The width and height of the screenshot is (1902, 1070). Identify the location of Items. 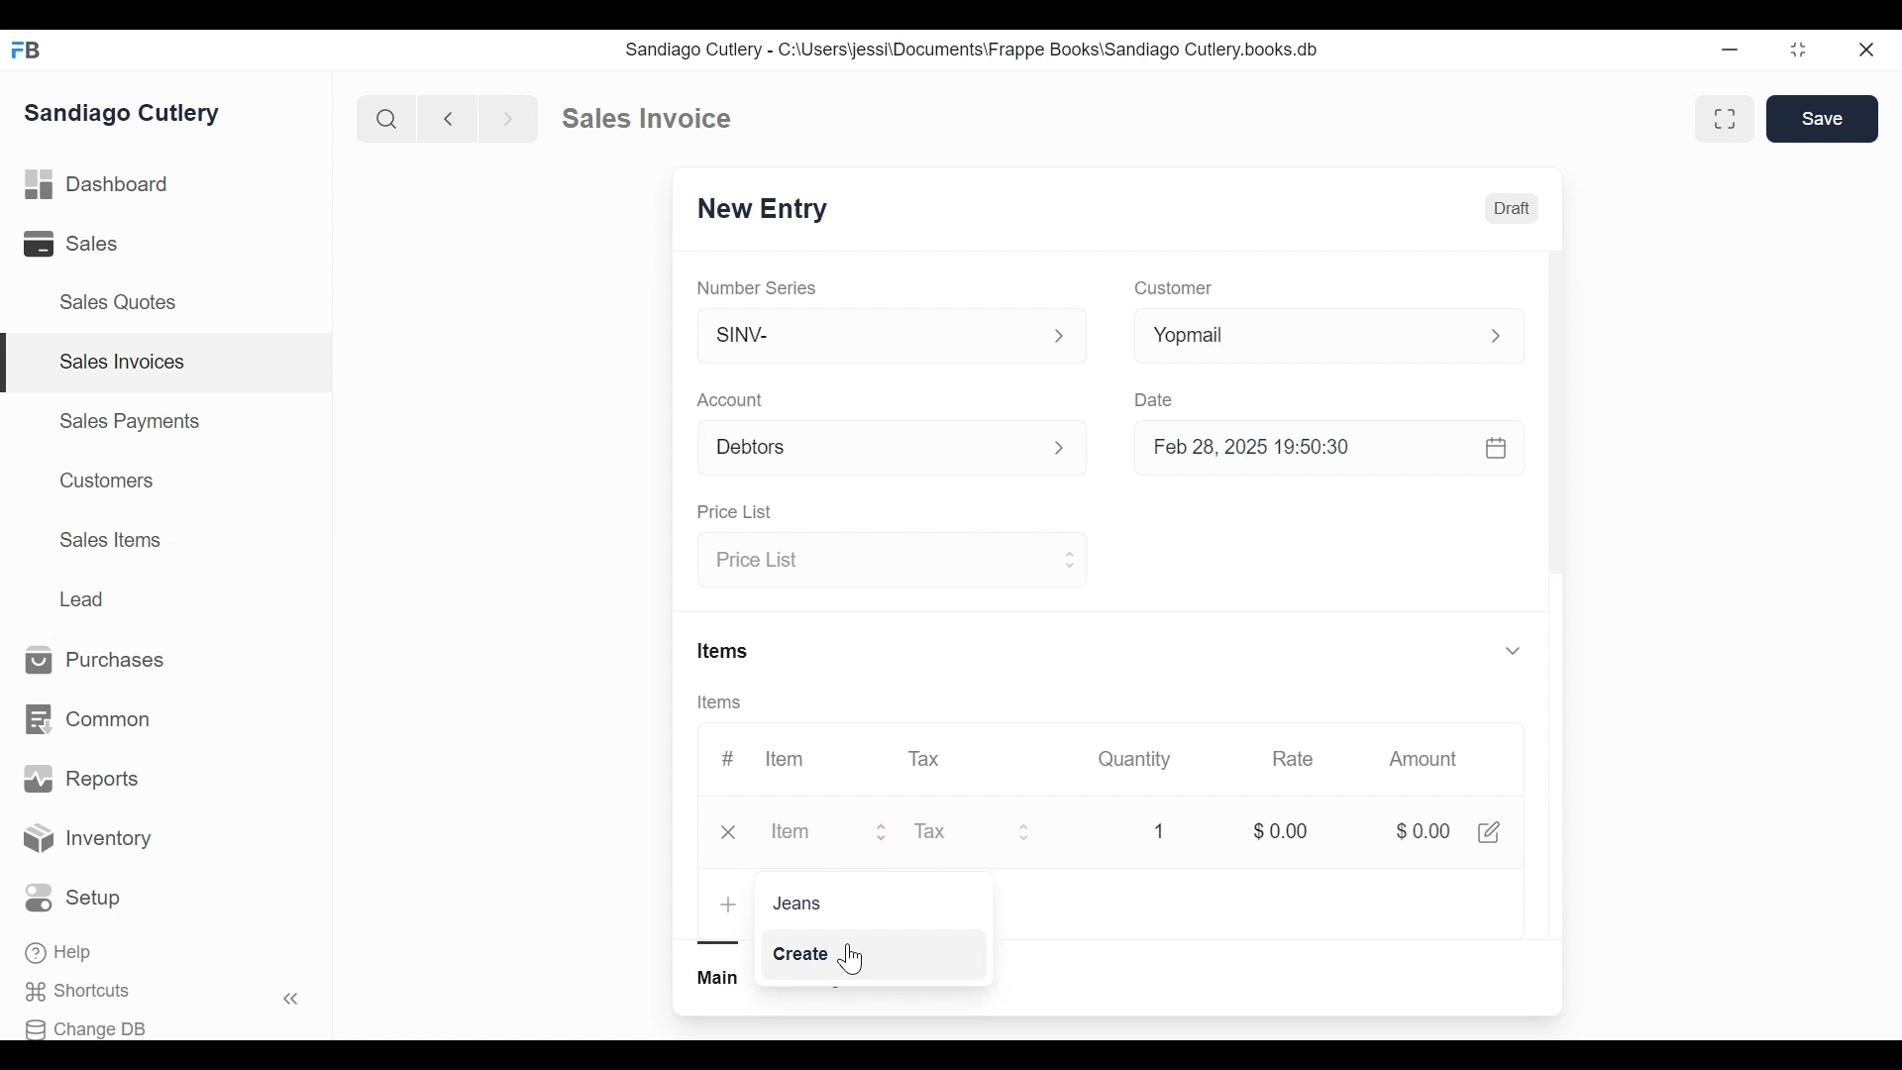
(726, 649).